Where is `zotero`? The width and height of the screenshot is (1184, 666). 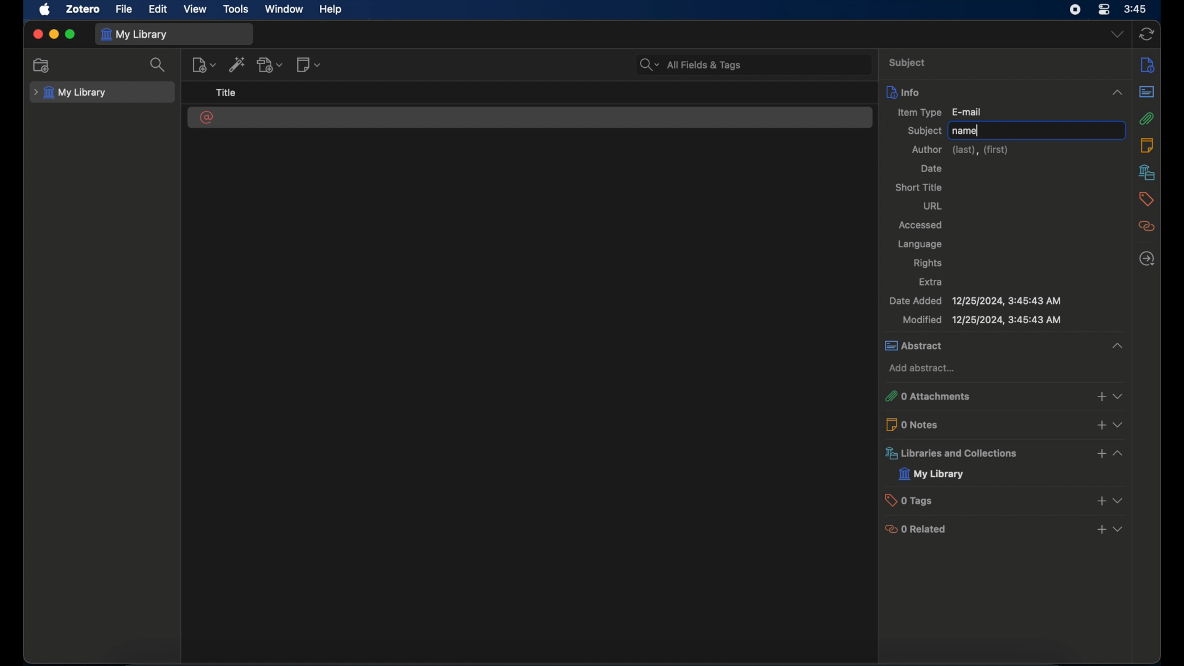 zotero is located at coordinates (81, 9).